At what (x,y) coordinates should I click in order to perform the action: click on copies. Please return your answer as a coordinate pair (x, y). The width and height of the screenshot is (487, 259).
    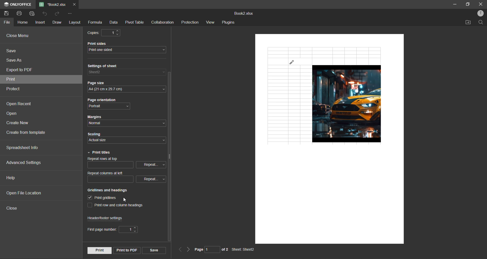
    Looking at the image, I should click on (92, 32).